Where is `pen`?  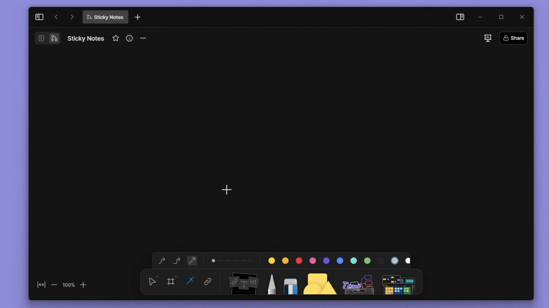 pen is located at coordinates (271, 281).